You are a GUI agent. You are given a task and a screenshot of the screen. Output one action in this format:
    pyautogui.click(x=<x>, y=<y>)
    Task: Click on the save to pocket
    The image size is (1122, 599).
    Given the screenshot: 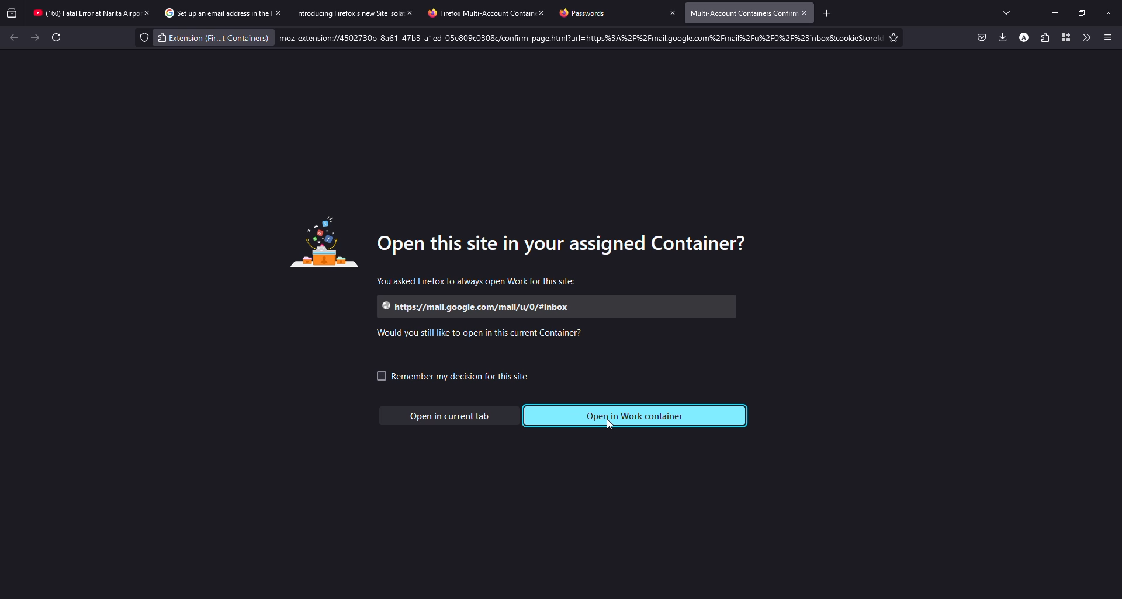 What is the action you would take?
    pyautogui.click(x=980, y=37)
    